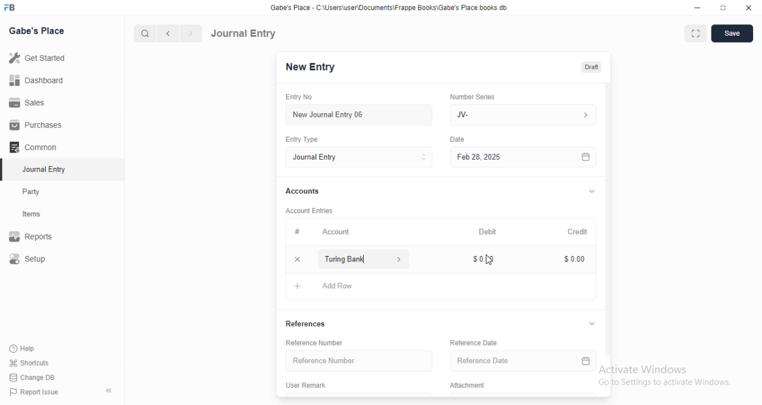 The height and width of the screenshot is (405, 762). What do you see at coordinates (36, 348) in the screenshot?
I see `‘Help` at bounding box center [36, 348].